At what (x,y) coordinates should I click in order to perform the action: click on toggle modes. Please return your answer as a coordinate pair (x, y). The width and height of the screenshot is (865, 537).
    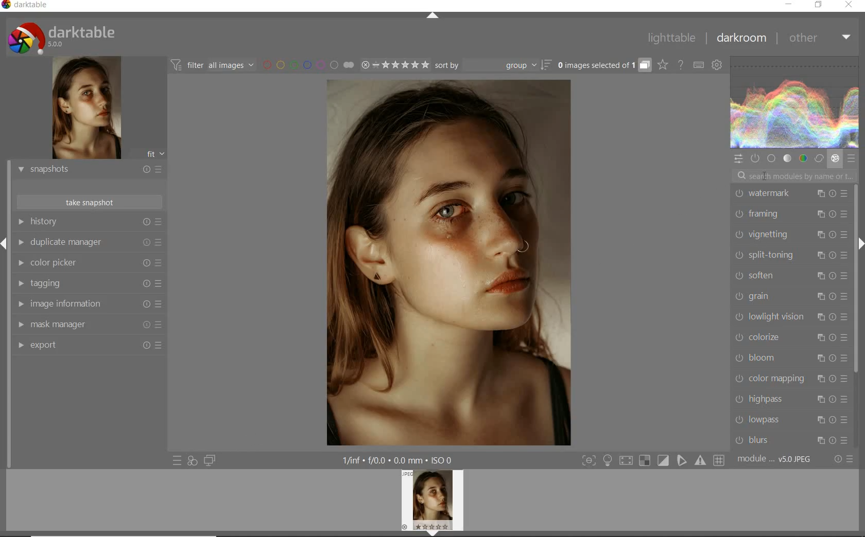
    Looking at the image, I should click on (653, 460).